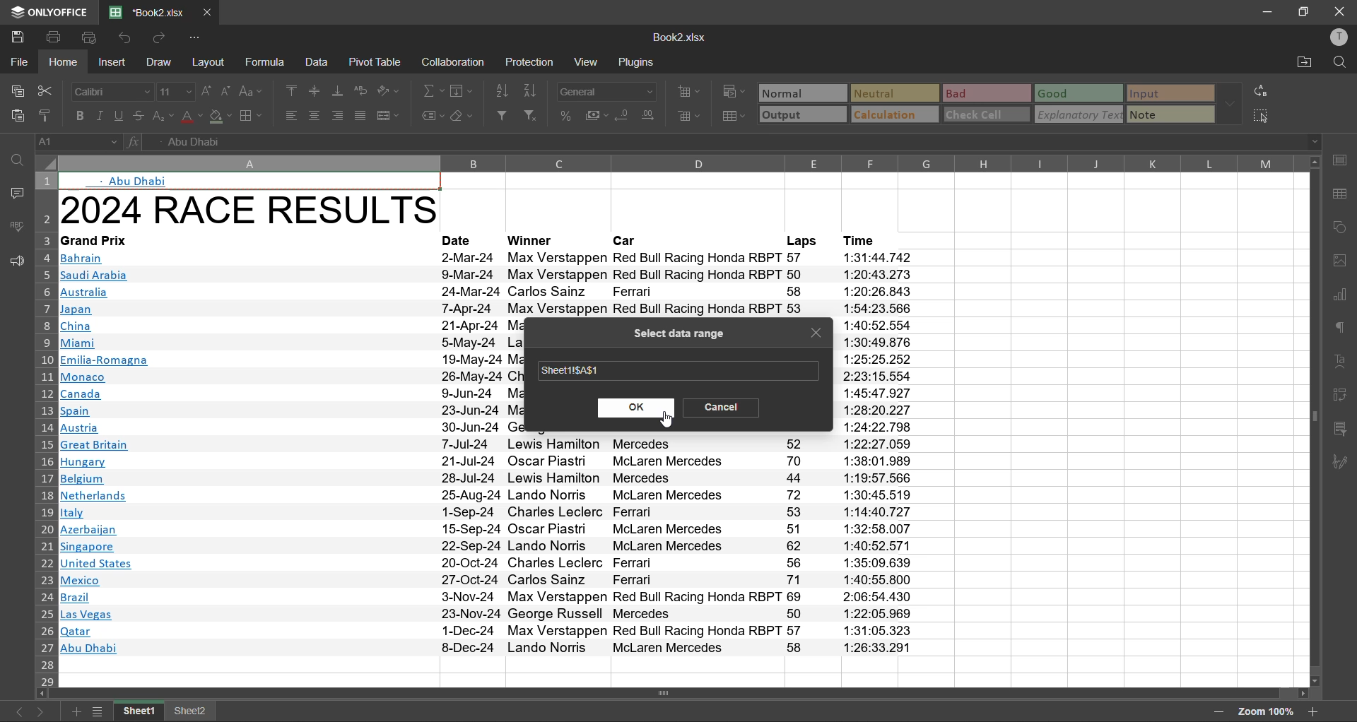  I want to click on accounting, so click(595, 116).